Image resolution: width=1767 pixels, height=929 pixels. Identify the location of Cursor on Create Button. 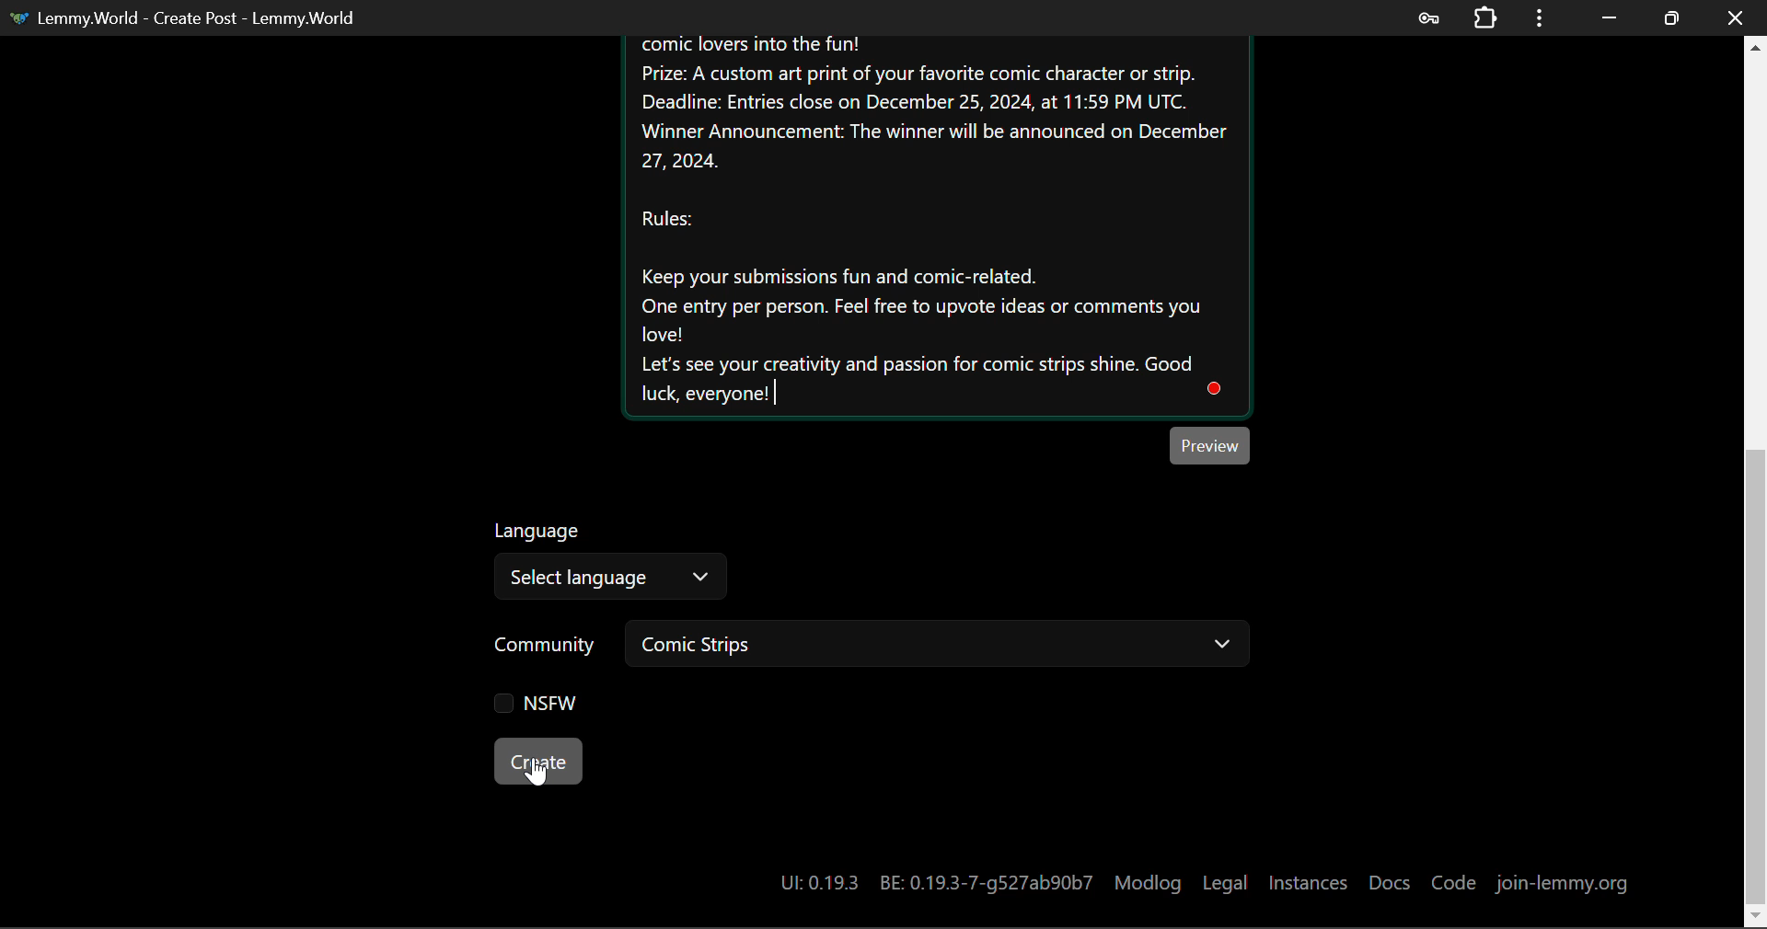
(537, 773).